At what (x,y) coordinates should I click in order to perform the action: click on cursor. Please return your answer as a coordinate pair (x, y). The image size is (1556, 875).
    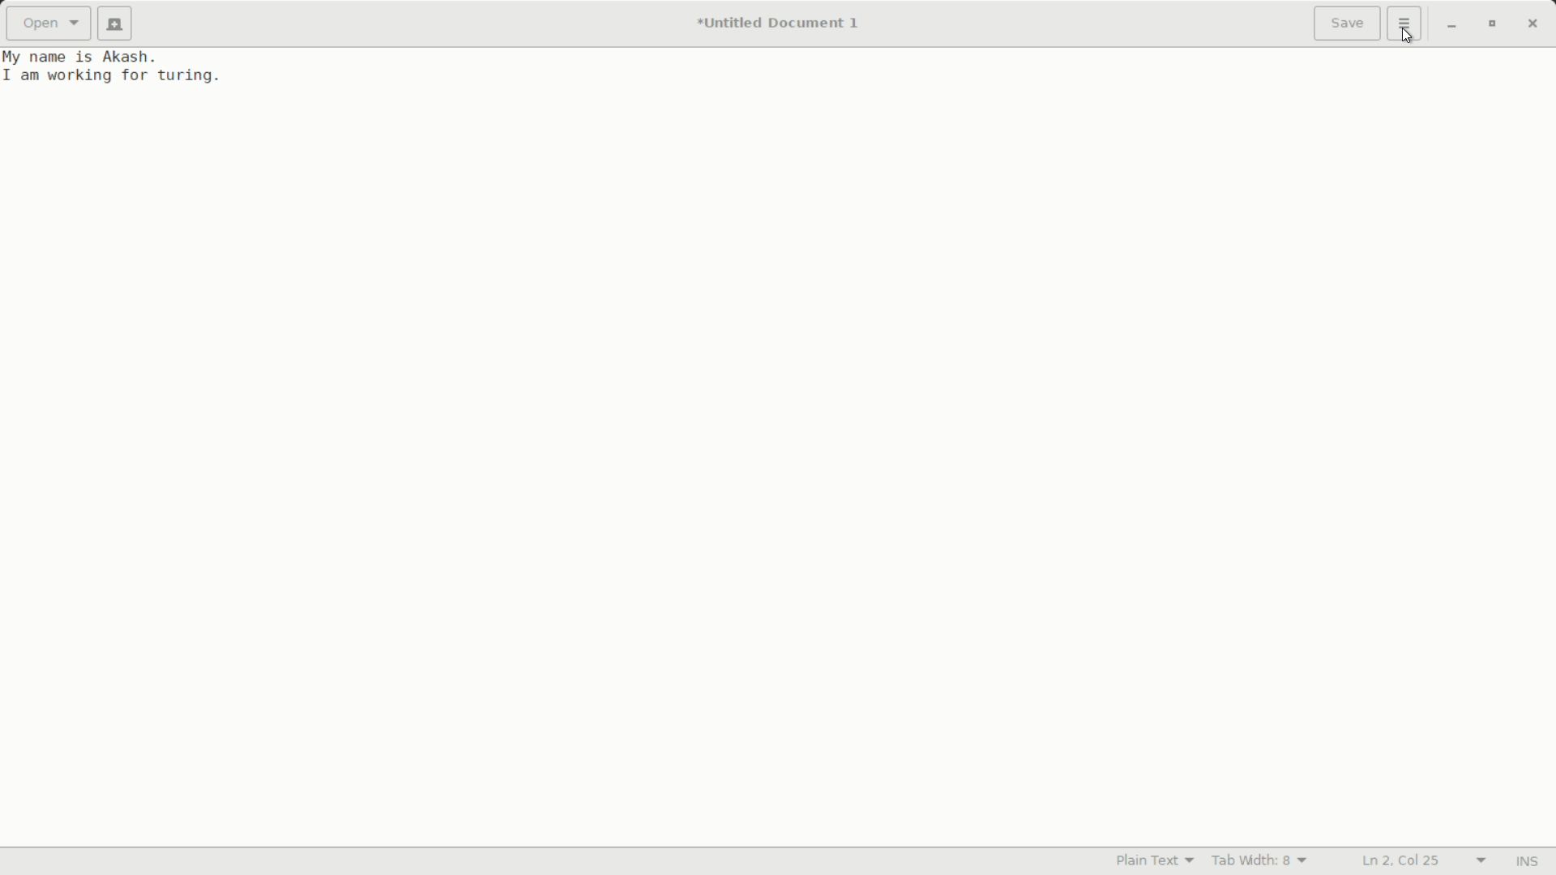
    Looking at the image, I should click on (1411, 39).